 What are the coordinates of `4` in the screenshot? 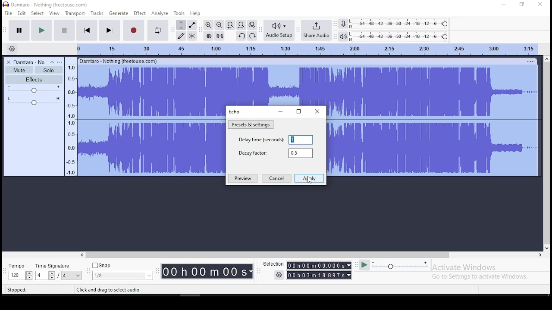 It's located at (41, 276).